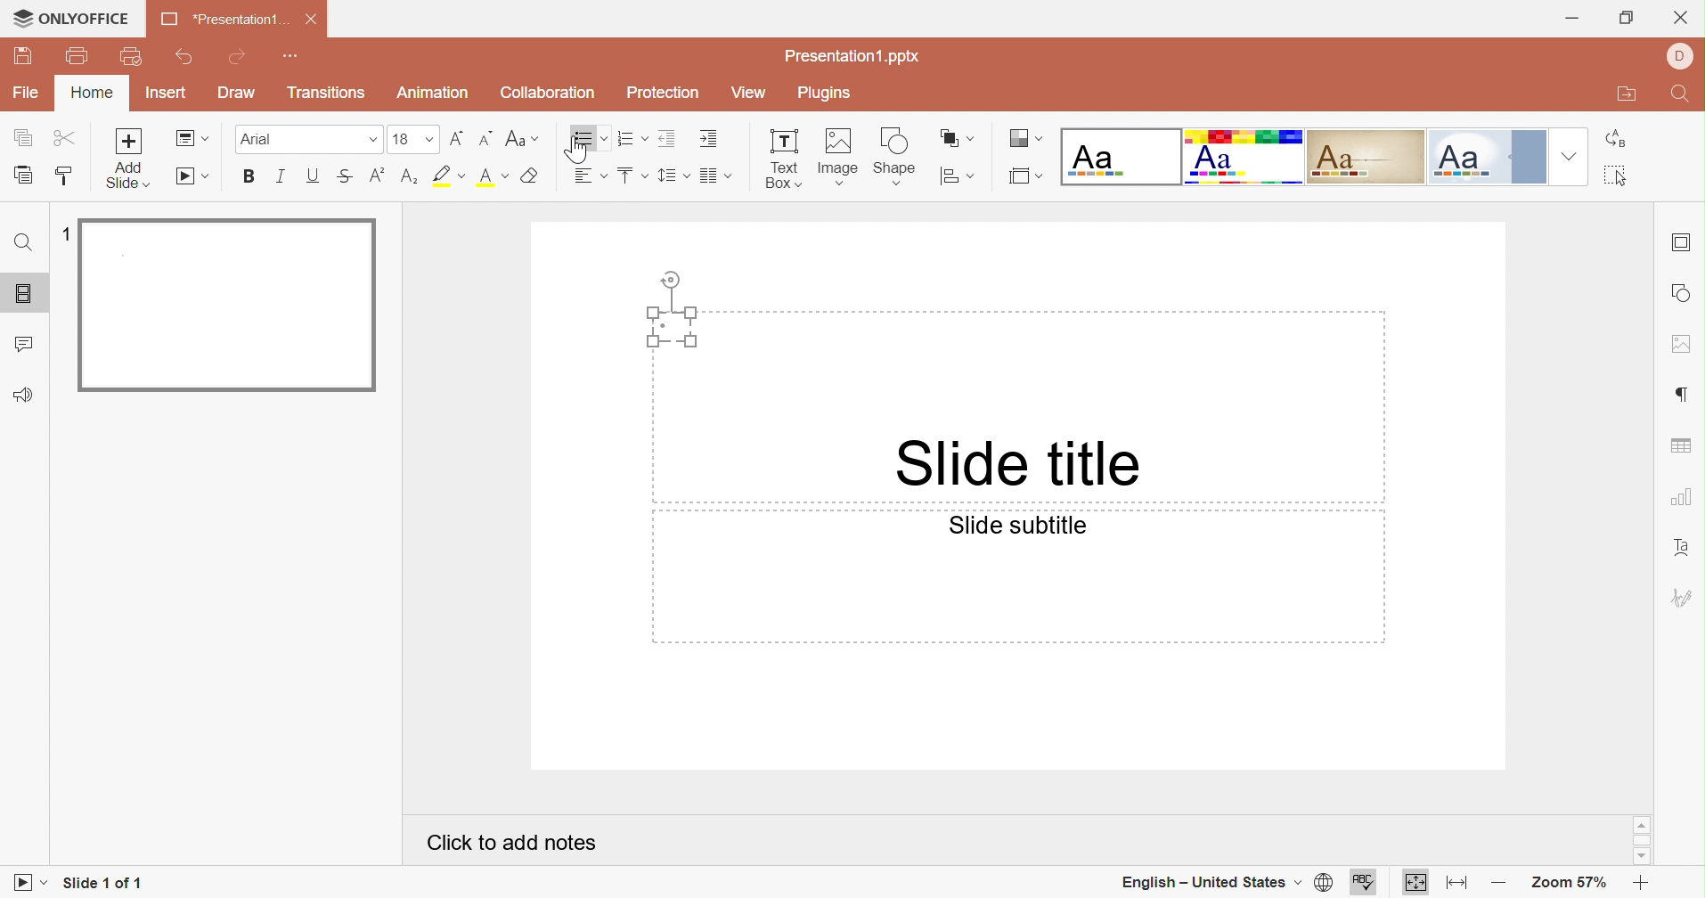 Image resolution: width=1705 pixels, height=898 pixels. I want to click on Official, so click(1487, 156).